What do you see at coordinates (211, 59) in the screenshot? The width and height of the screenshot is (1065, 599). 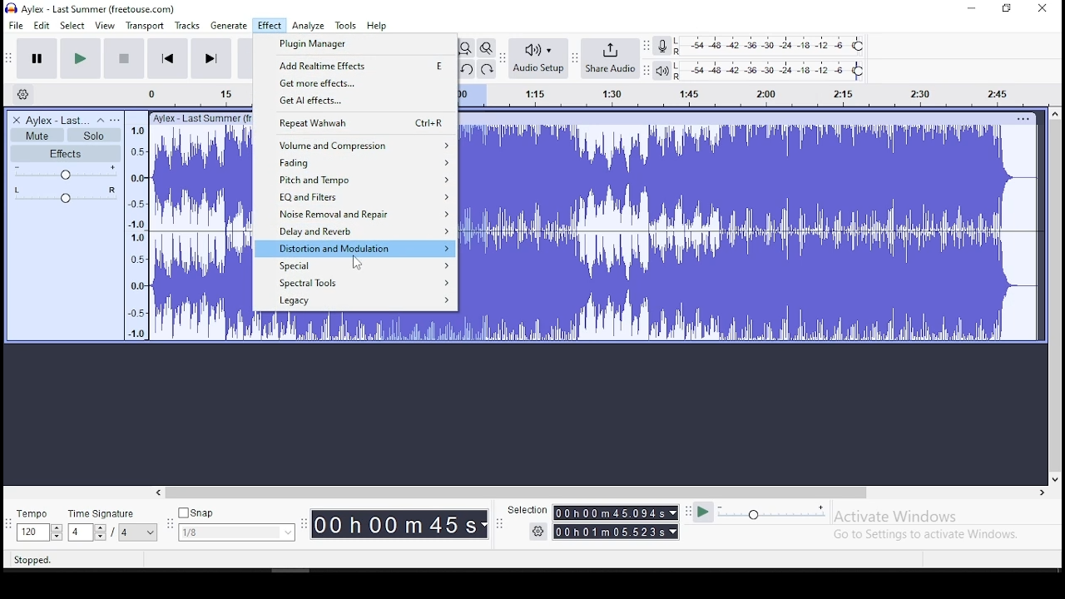 I see `skip to end` at bounding box center [211, 59].